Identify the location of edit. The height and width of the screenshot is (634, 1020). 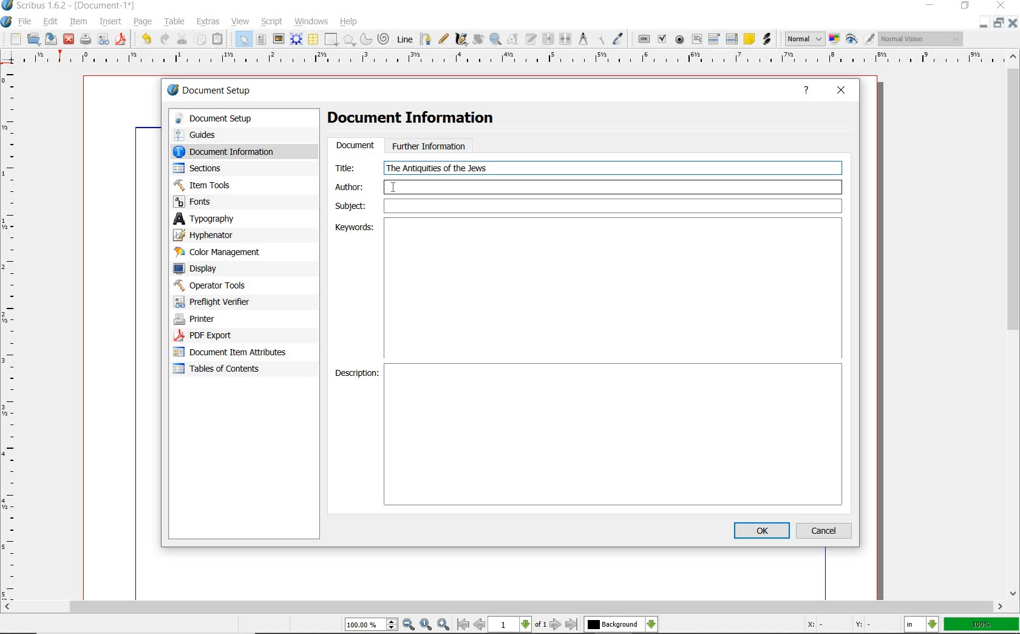
(51, 21).